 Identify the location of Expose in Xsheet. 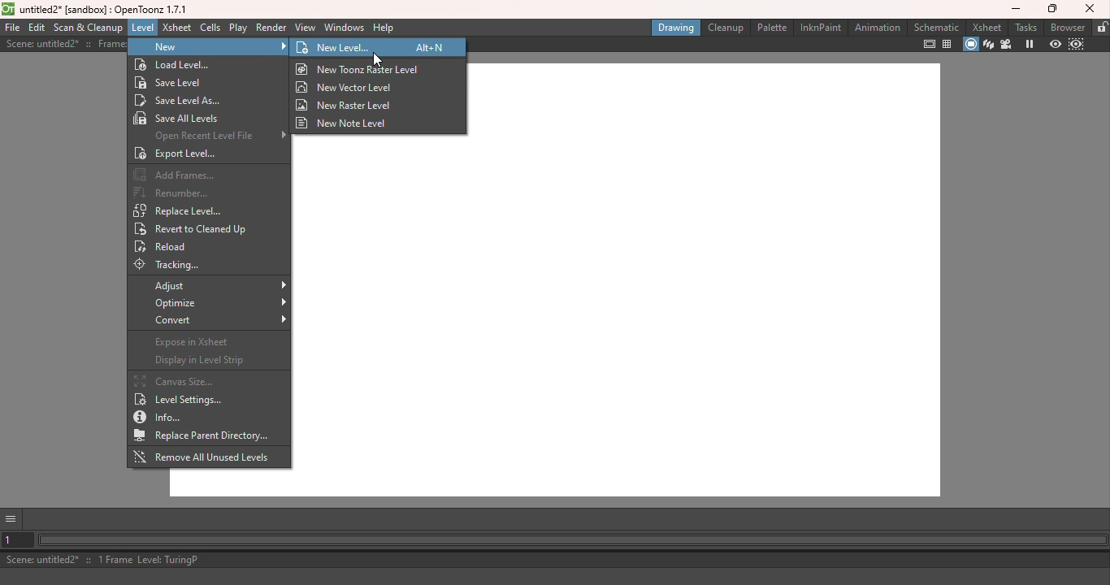
(203, 344).